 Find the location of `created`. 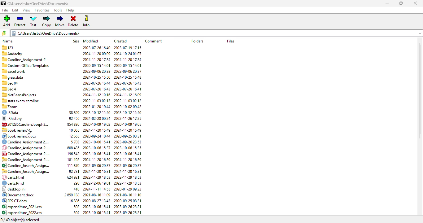

created is located at coordinates (120, 41).